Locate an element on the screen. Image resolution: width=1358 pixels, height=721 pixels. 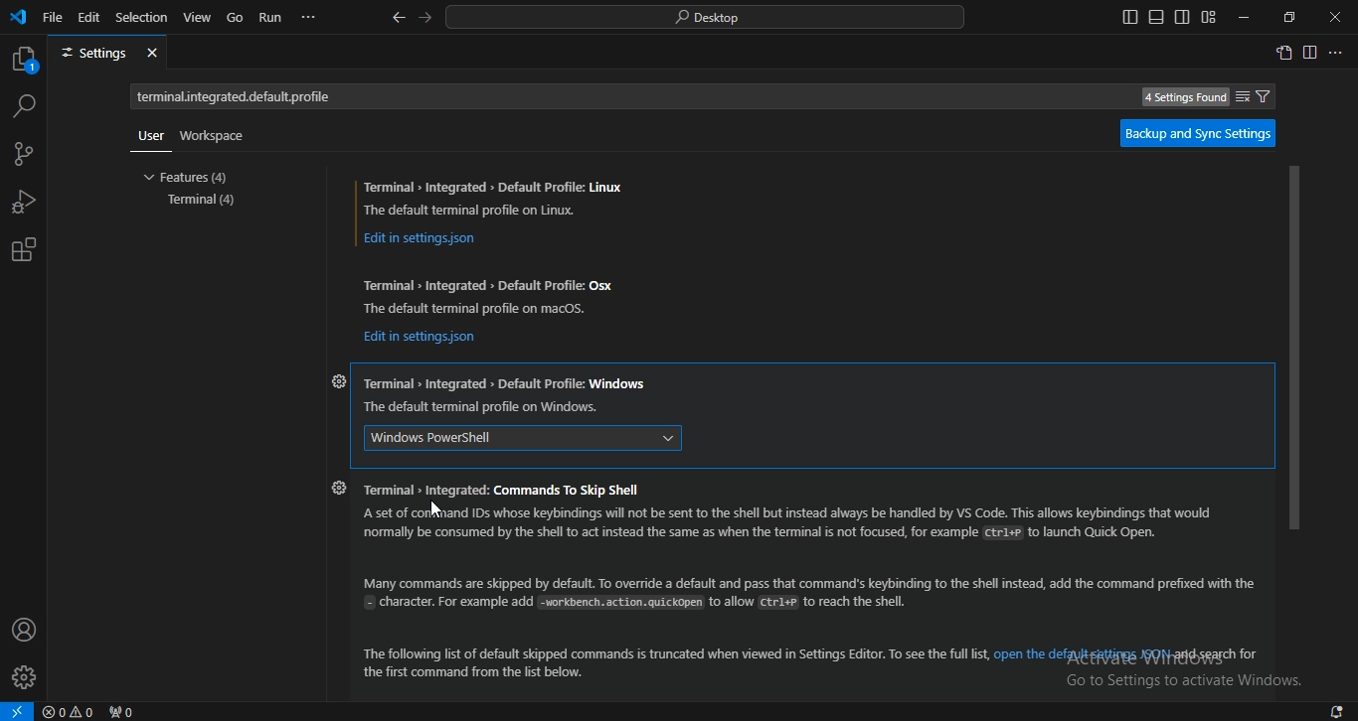
no ports forwarded is located at coordinates (120, 712).